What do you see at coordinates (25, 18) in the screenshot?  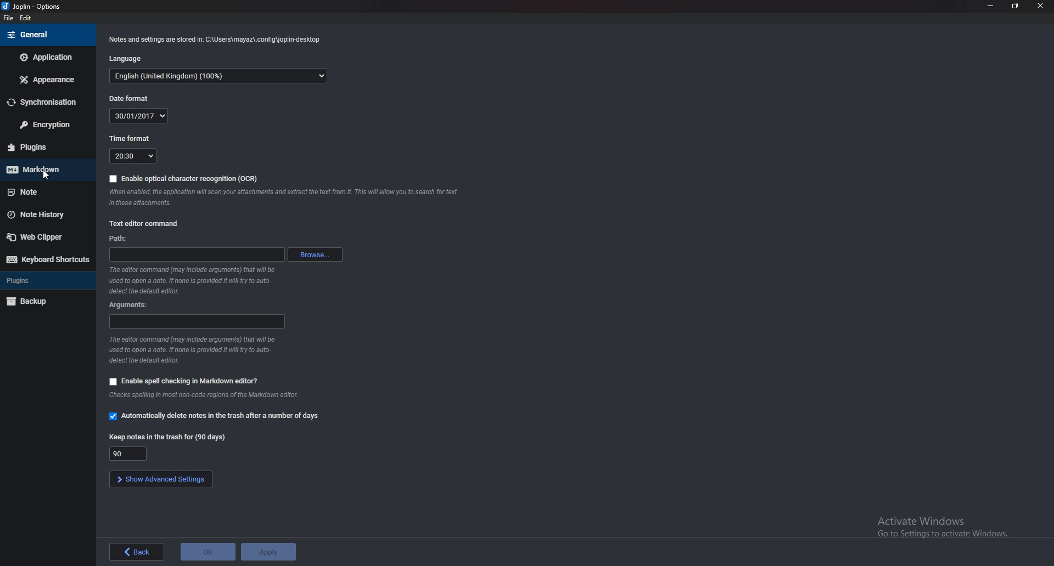 I see `edit` at bounding box center [25, 18].